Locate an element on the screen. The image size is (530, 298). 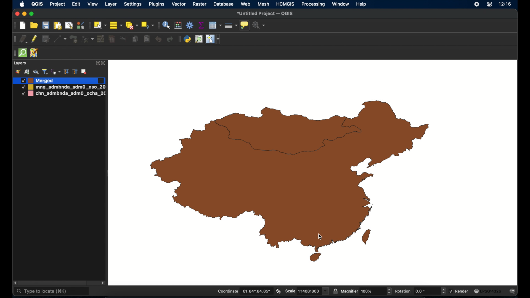
selection toolbar is located at coordinates (89, 25).